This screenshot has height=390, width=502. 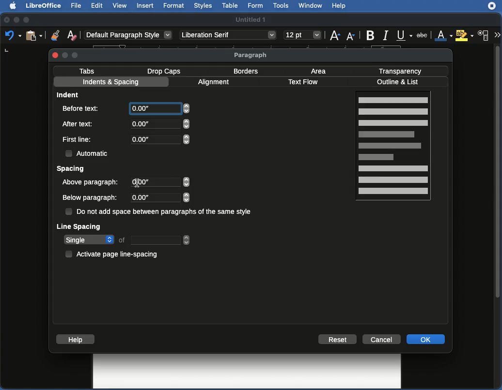 I want to click on First line, so click(x=78, y=140).